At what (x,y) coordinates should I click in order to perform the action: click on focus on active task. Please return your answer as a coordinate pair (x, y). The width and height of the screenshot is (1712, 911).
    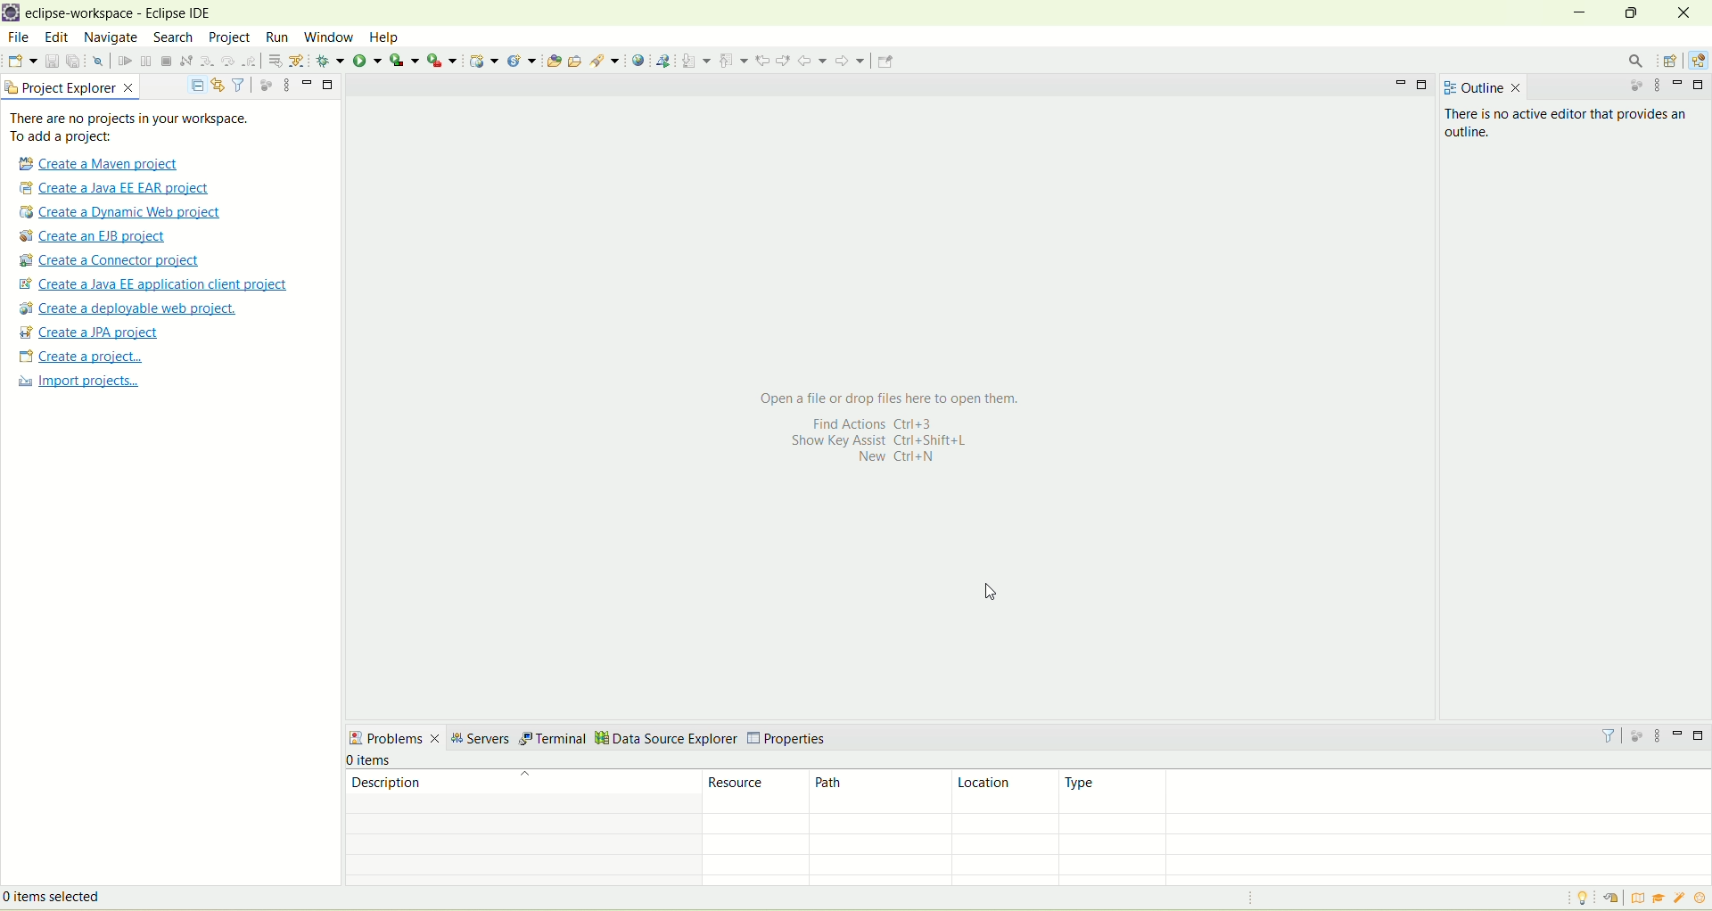
    Looking at the image, I should click on (1638, 736).